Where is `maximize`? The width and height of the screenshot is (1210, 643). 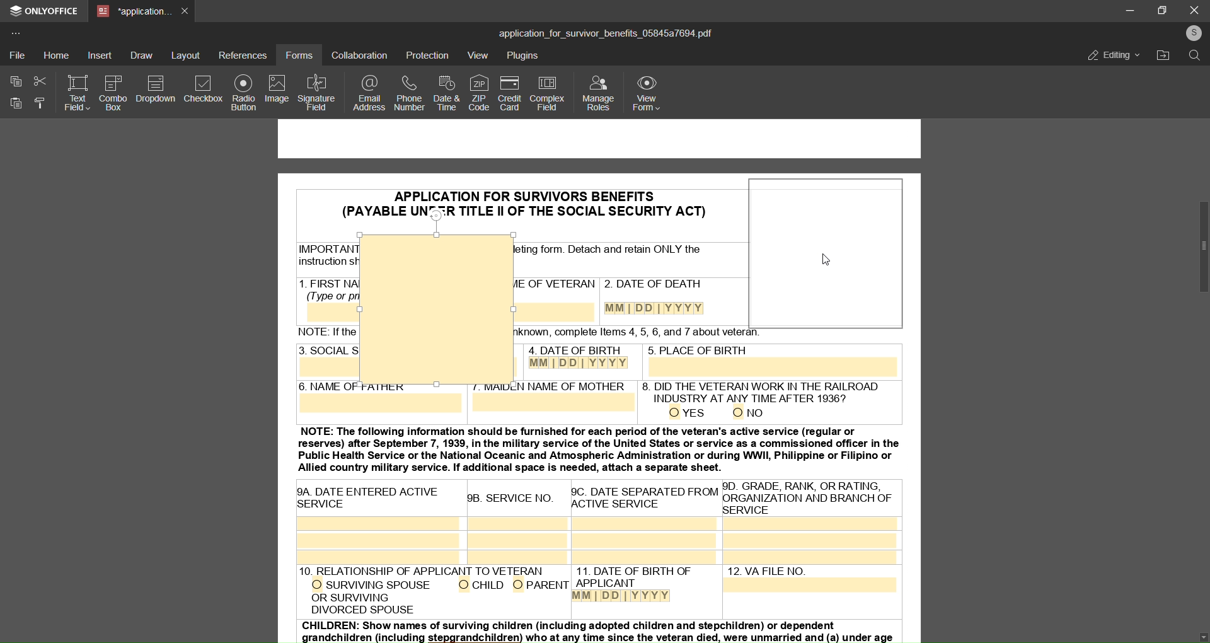
maximize is located at coordinates (1165, 9).